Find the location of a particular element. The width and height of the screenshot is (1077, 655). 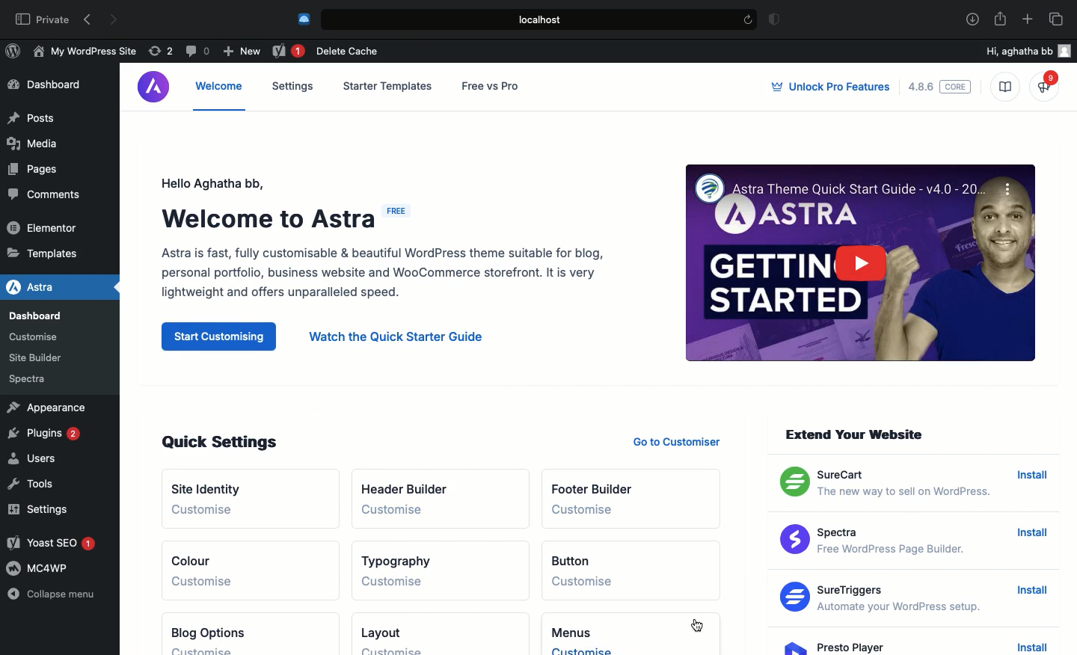

Customise is located at coordinates (405, 649).